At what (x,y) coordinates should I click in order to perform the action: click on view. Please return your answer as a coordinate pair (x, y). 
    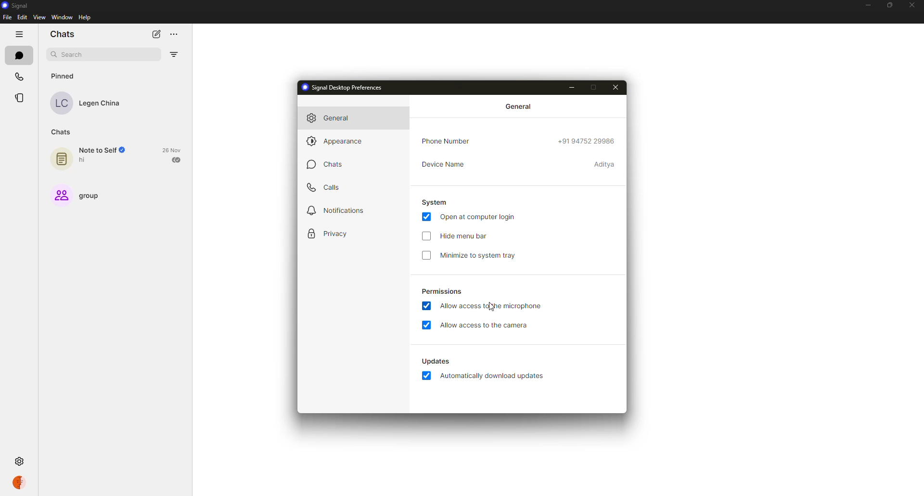
    Looking at the image, I should click on (39, 18).